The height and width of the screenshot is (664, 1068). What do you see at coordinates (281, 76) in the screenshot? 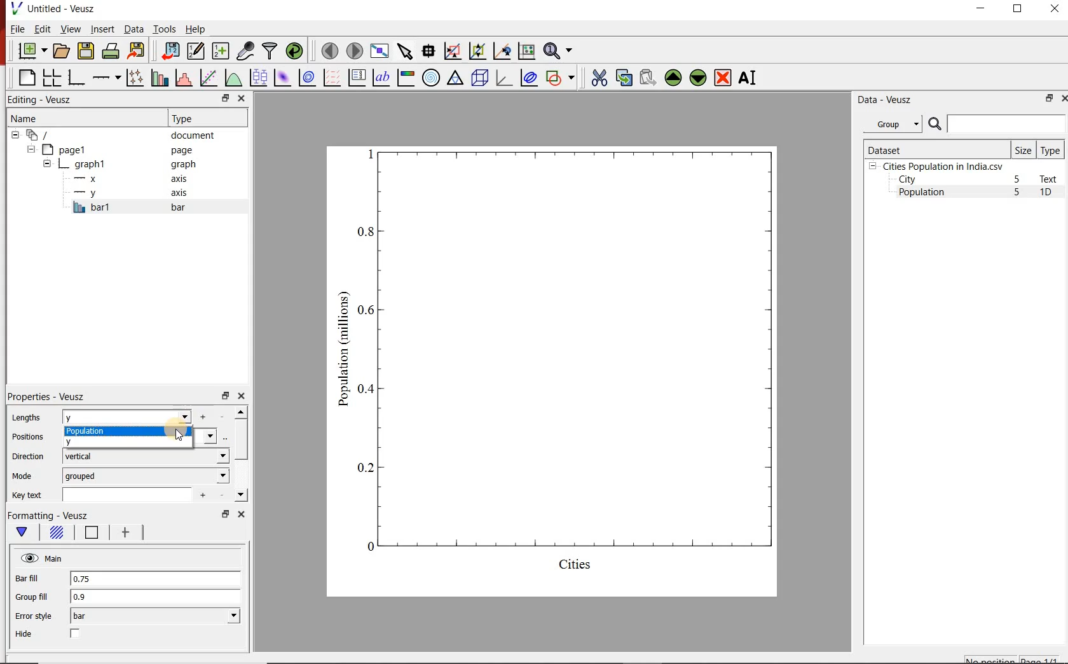
I see `plot a 2d dataset as an image` at bounding box center [281, 76].